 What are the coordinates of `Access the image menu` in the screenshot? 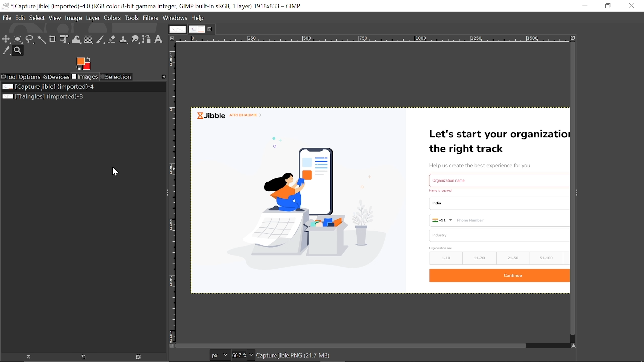 It's located at (172, 38).